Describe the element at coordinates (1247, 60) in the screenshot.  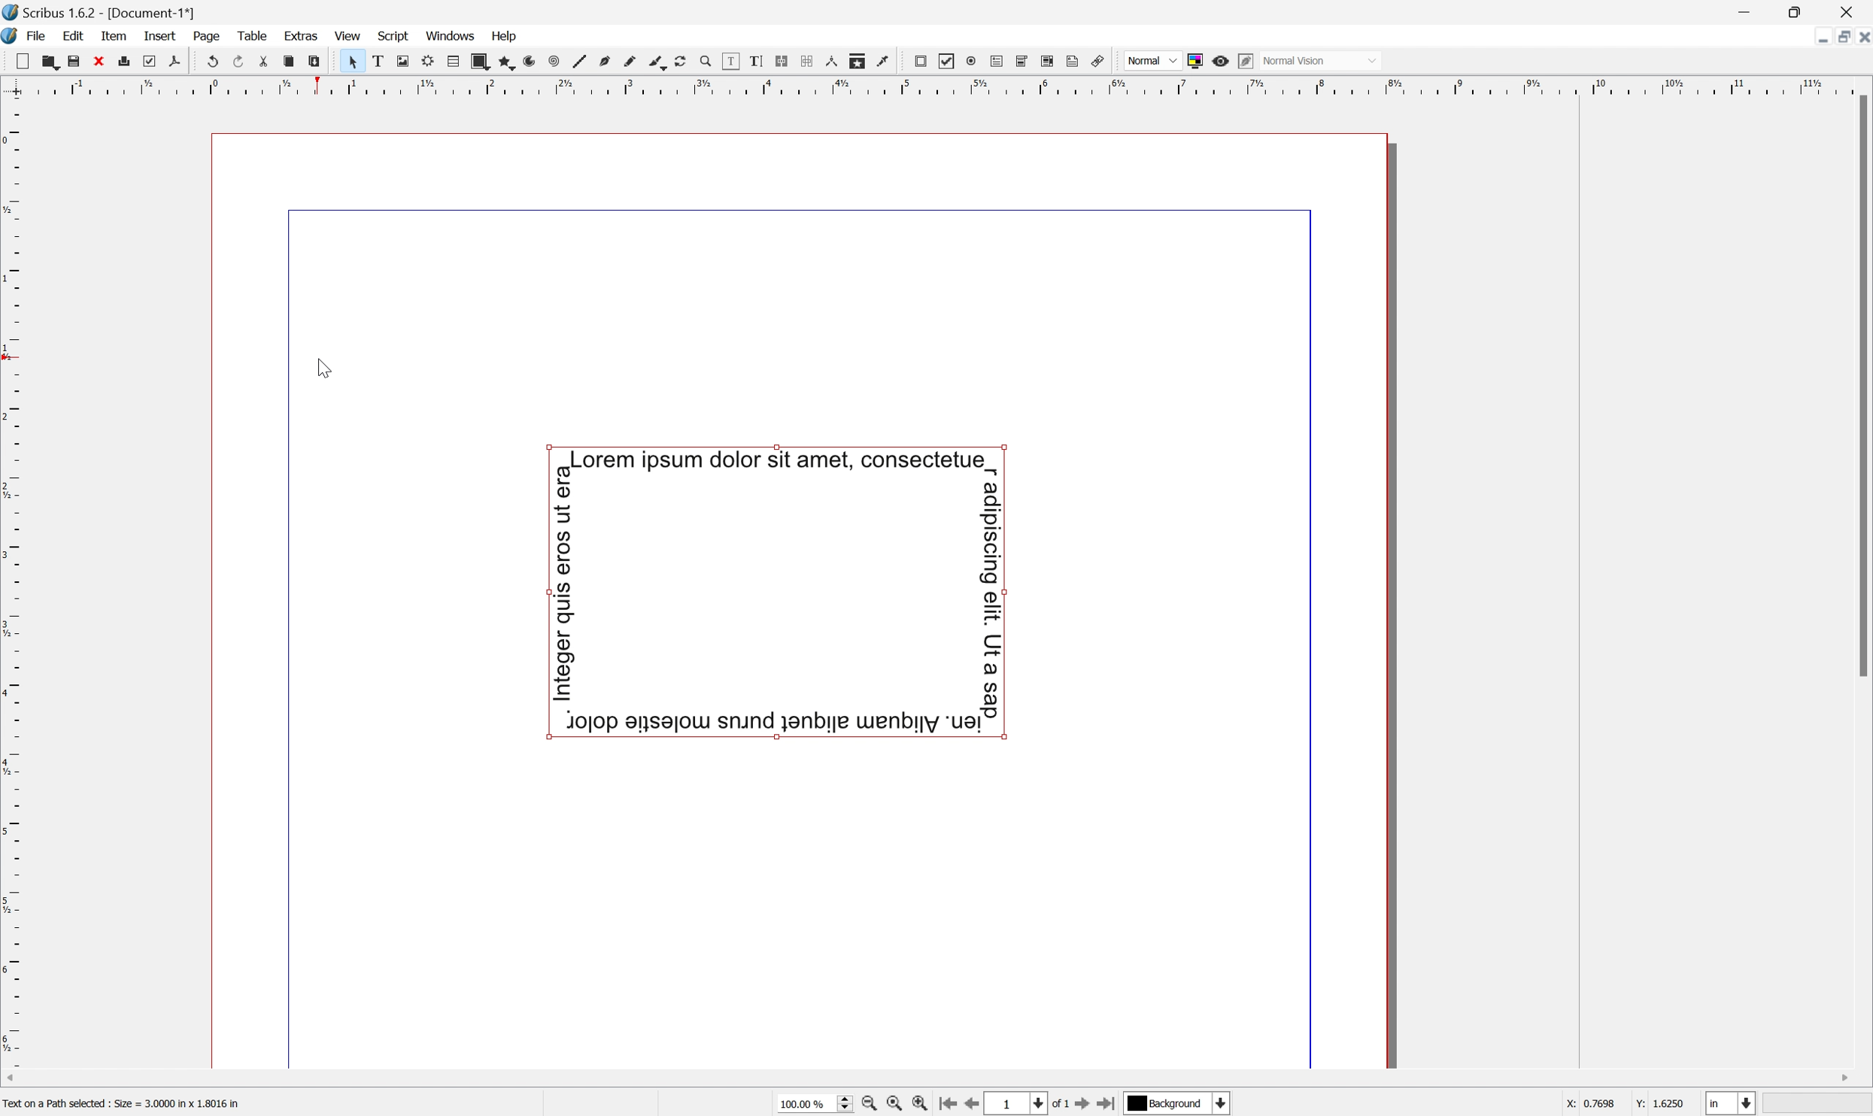
I see `Edit in preview mode` at that location.